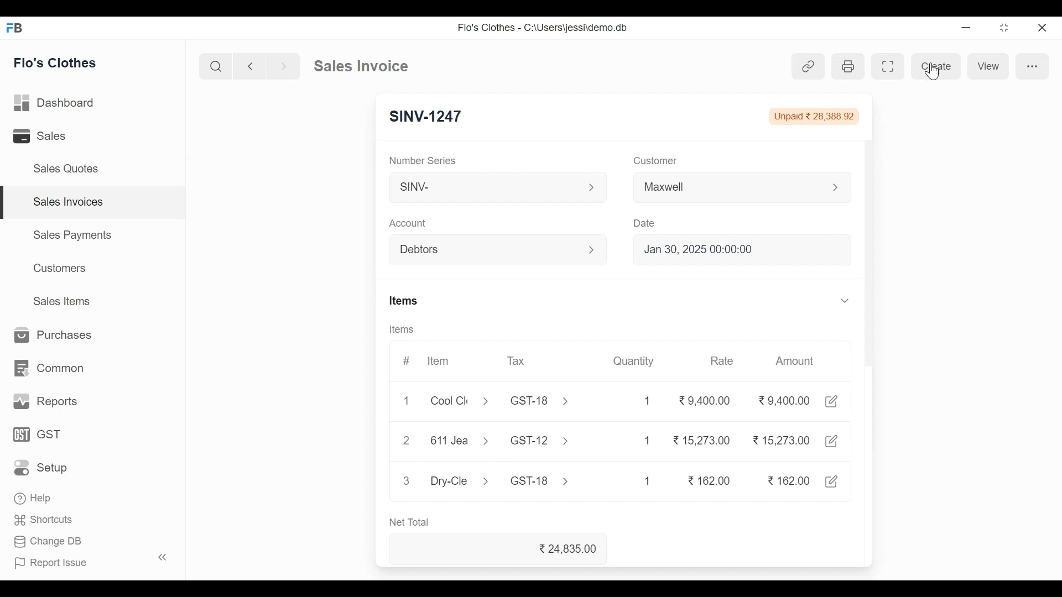  What do you see at coordinates (439, 362) in the screenshot?
I see `Item` at bounding box center [439, 362].